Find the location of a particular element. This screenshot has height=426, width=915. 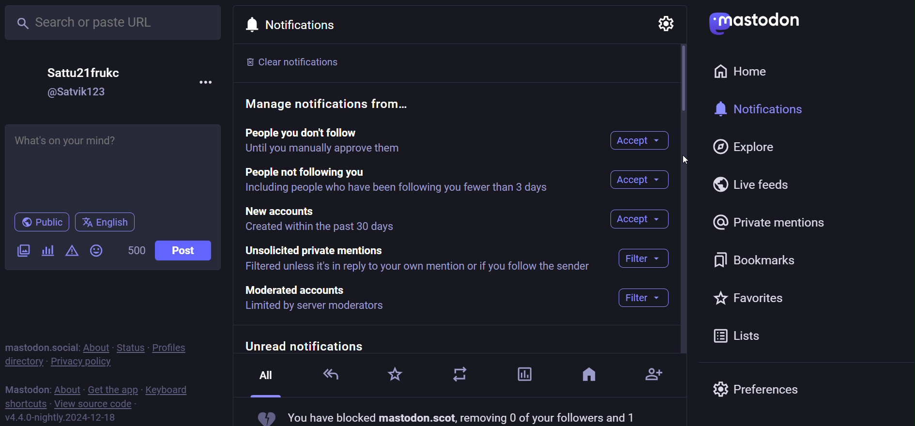

privacy policy is located at coordinates (86, 361).